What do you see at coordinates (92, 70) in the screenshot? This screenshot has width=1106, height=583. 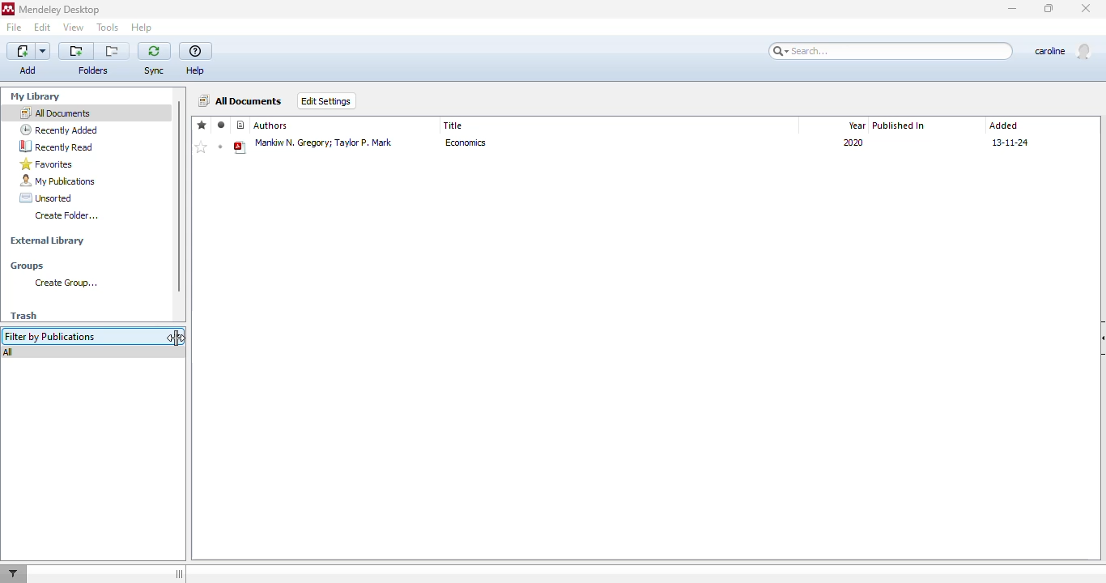 I see `folders` at bounding box center [92, 70].